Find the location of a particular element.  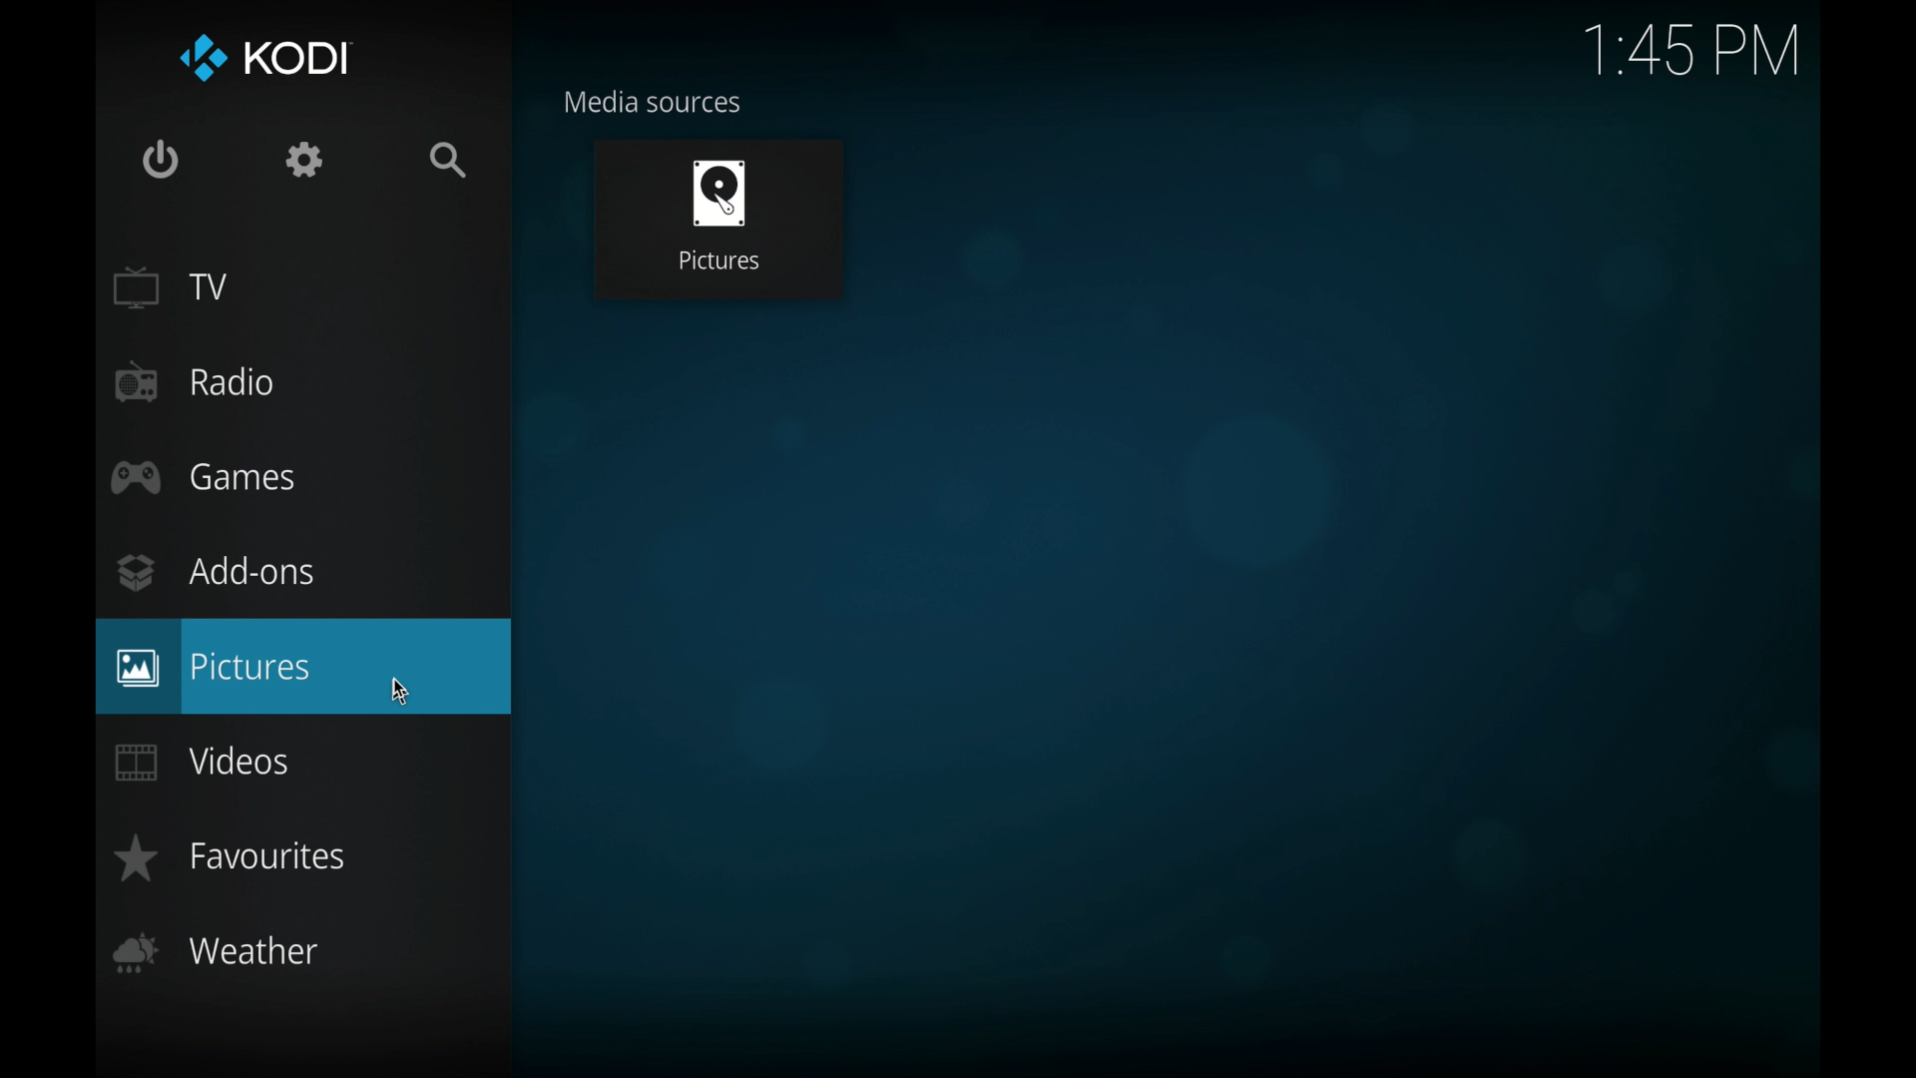

settings is located at coordinates (304, 160).